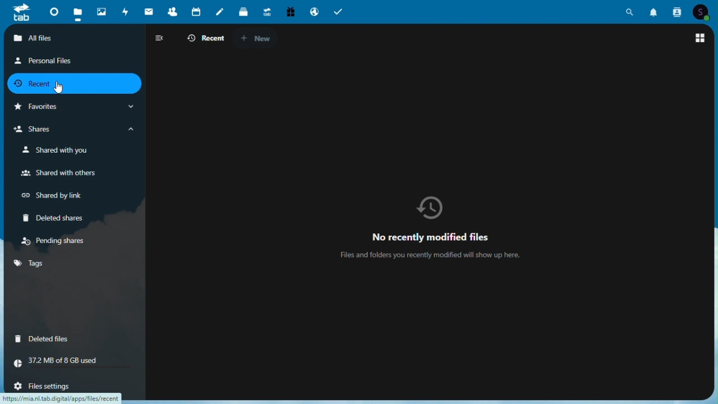 This screenshot has width=718, height=404. Describe the element at coordinates (702, 11) in the screenshot. I see `Account icon` at that location.